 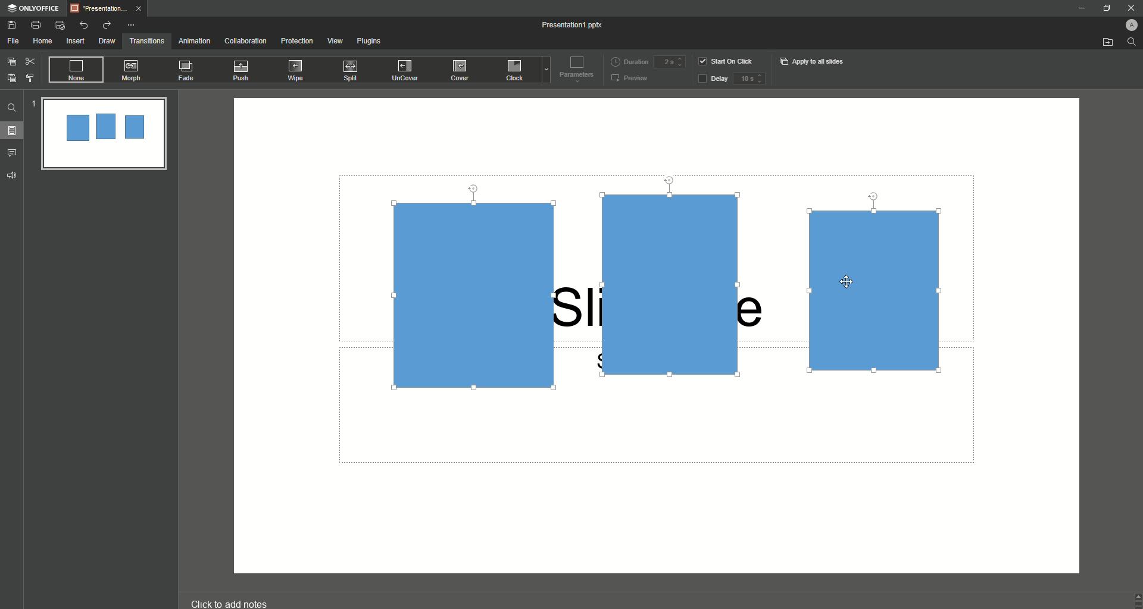 I want to click on Choose Style, so click(x=30, y=78).